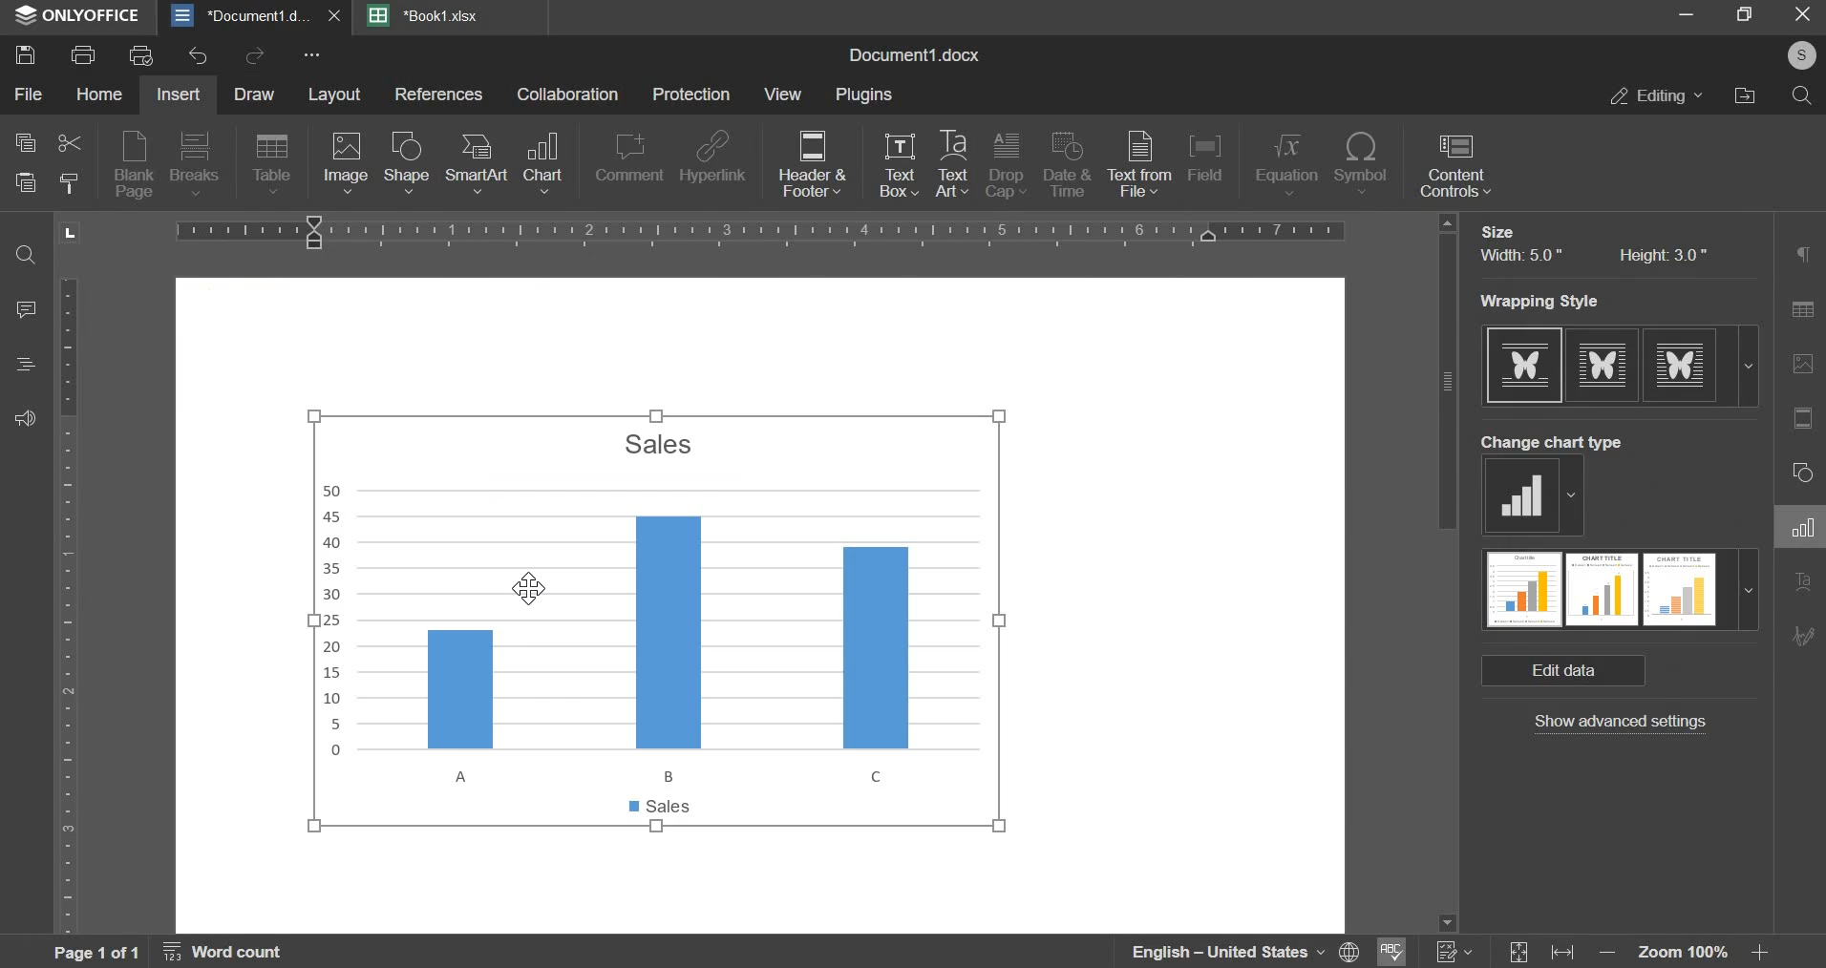  Describe the element at coordinates (25, 54) in the screenshot. I see `save` at that location.